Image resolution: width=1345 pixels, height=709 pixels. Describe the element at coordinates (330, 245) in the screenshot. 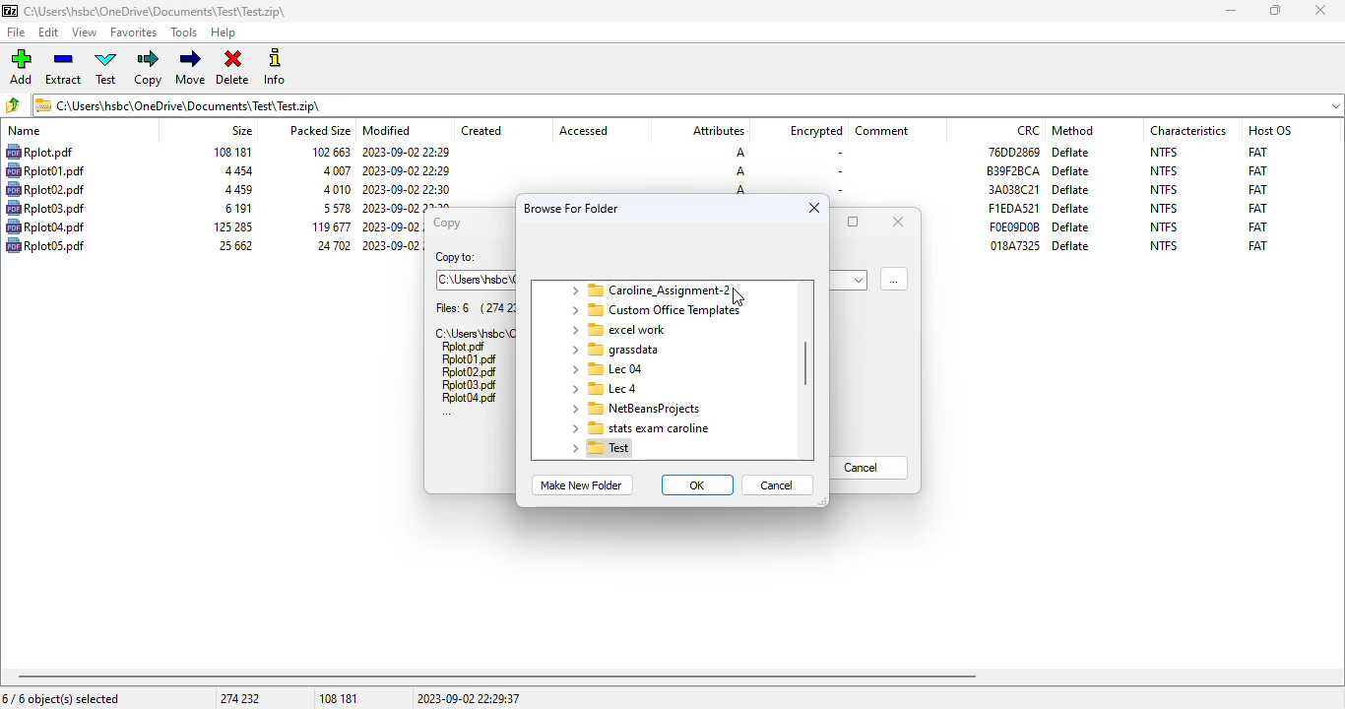

I see `packed size` at that location.